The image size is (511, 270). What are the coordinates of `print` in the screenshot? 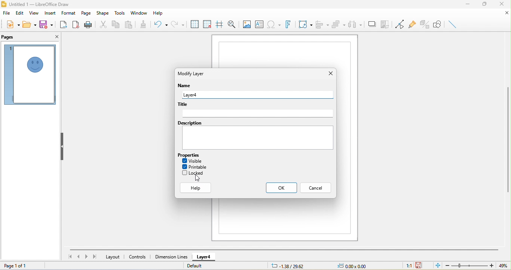 It's located at (88, 24).